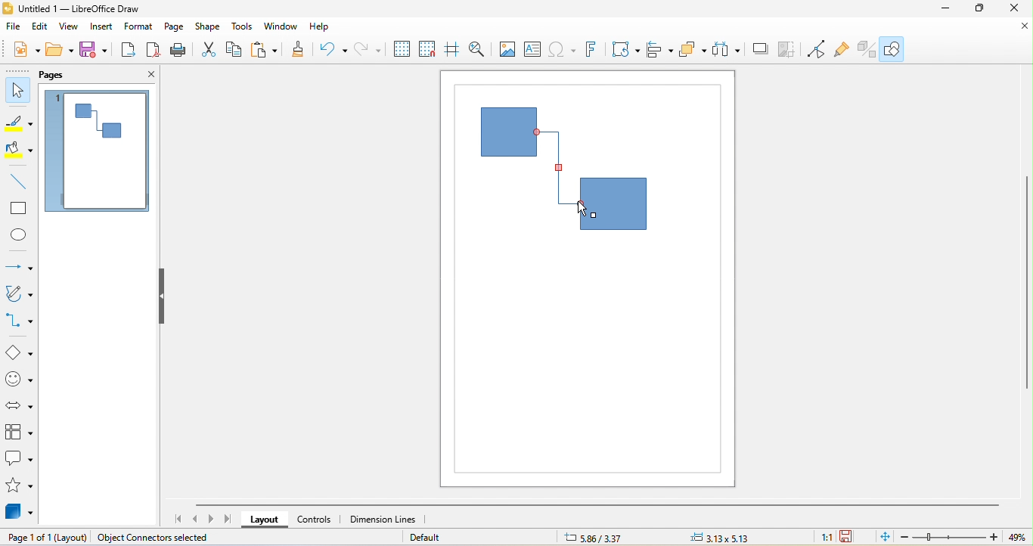  Describe the element at coordinates (552, 170) in the screenshot. I see `selected connectors` at that location.